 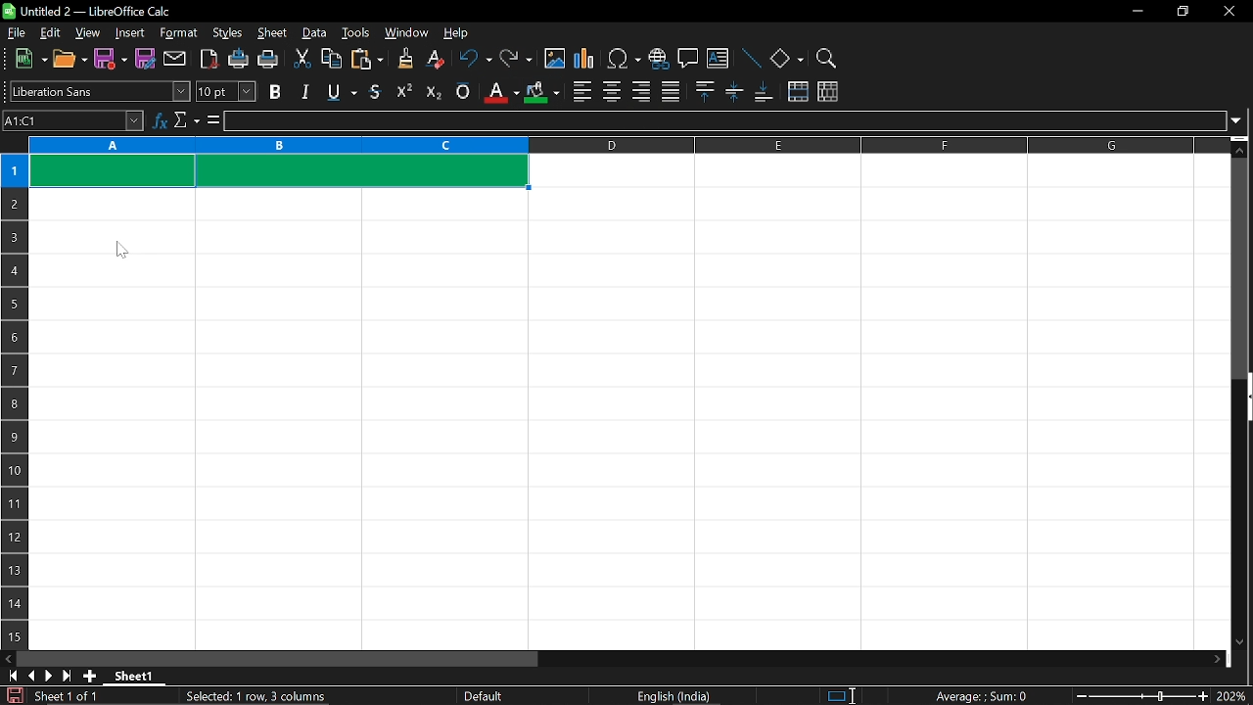 What do you see at coordinates (723, 121) in the screenshot?
I see `input line` at bounding box center [723, 121].